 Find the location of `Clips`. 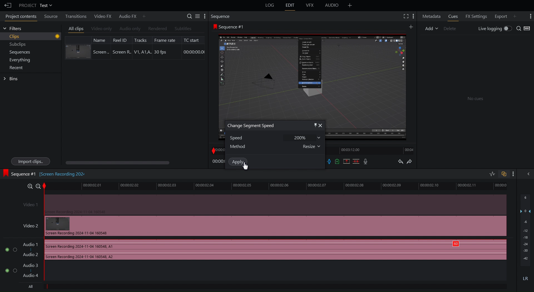

Clips is located at coordinates (34, 36).